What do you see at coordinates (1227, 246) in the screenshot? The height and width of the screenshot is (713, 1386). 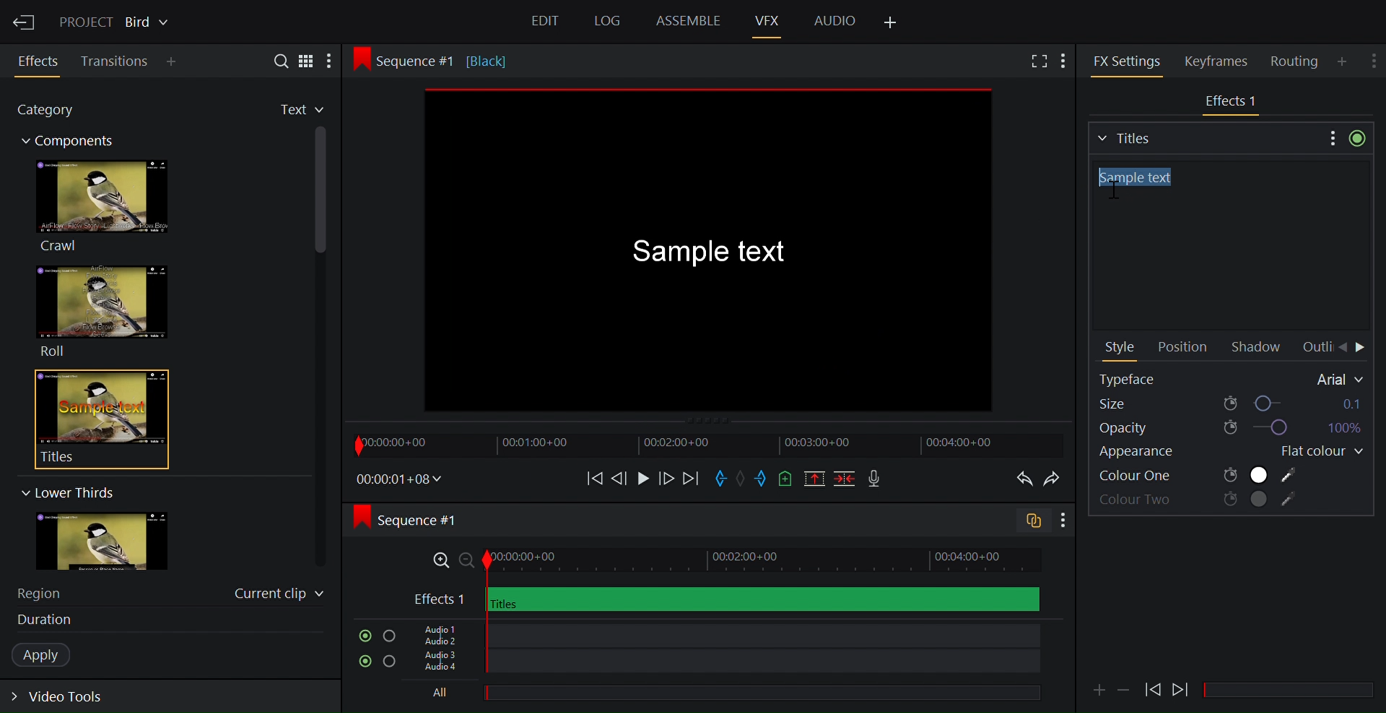 I see `Title name` at bounding box center [1227, 246].